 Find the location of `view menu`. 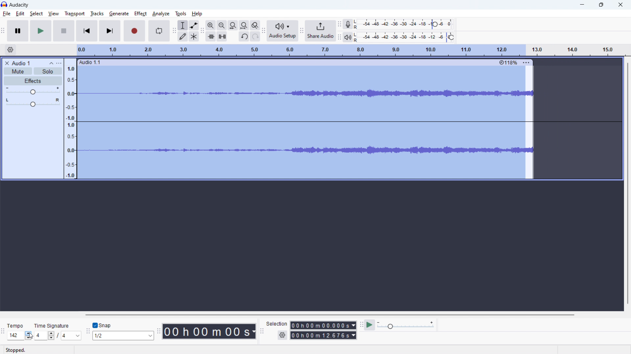

view menu is located at coordinates (59, 63).